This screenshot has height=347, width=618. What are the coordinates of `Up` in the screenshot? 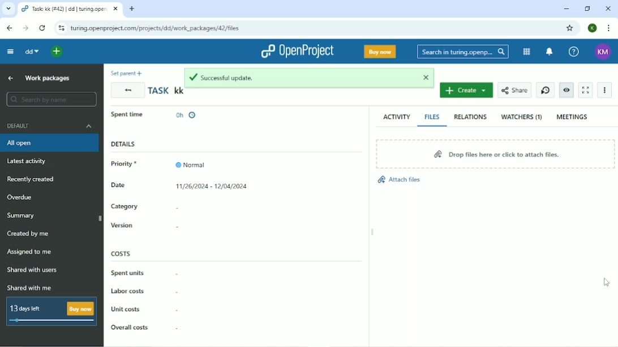 It's located at (11, 78).